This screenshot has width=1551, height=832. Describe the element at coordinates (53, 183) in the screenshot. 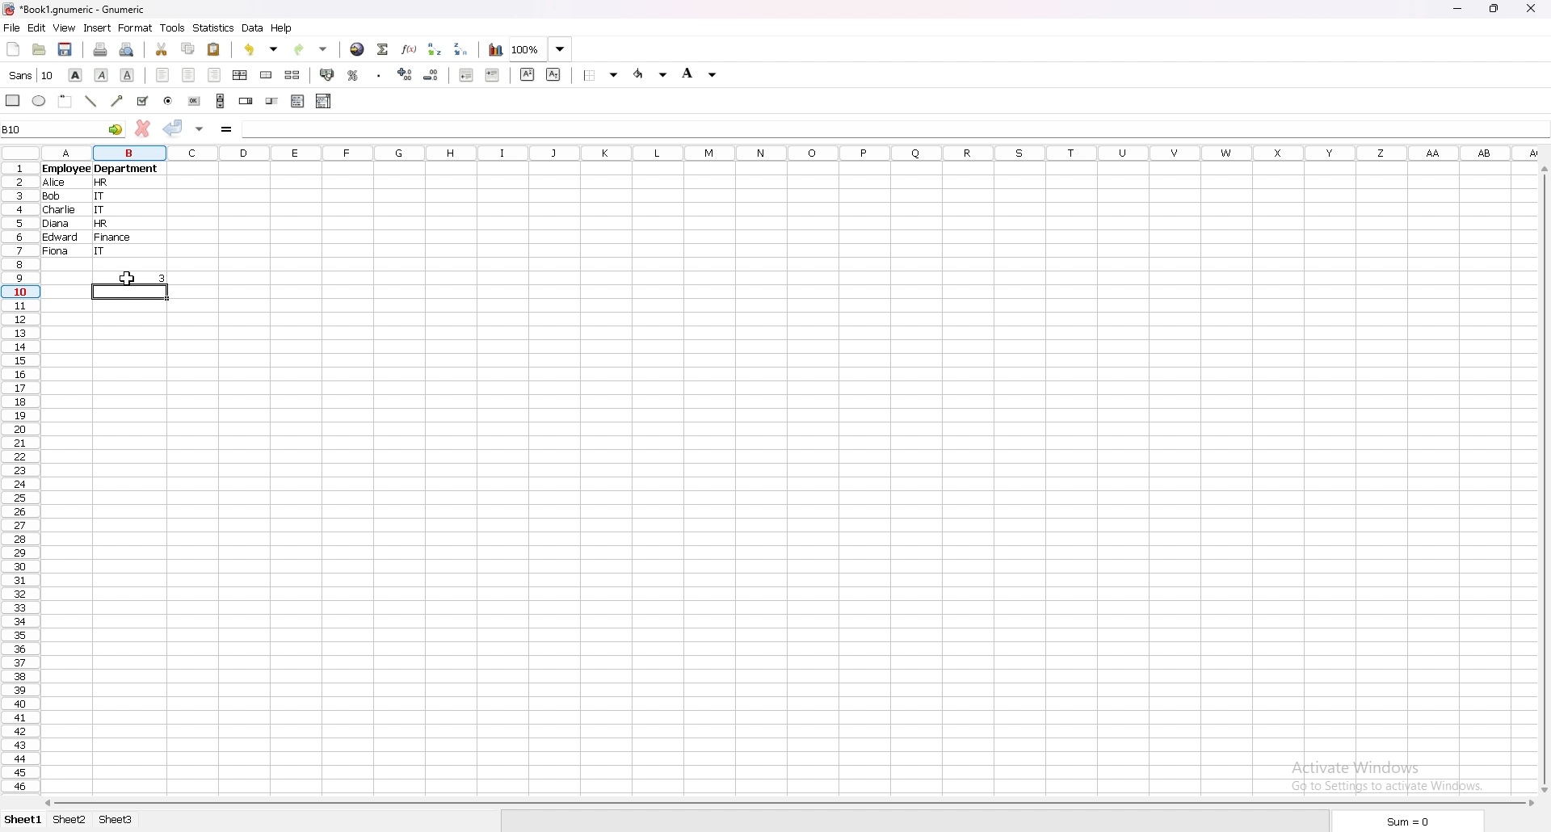

I see `Alice` at that location.